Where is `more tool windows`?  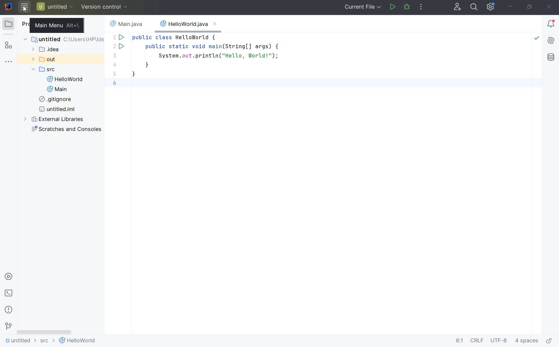 more tool windows is located at coordinates (10, 62).